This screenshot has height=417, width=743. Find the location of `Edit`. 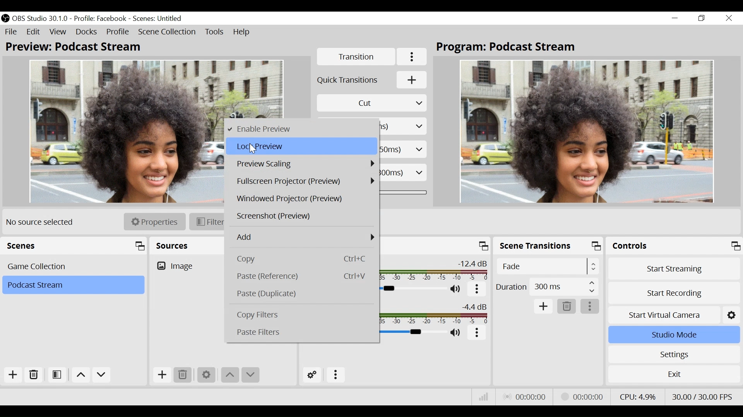

Edit is located at coordinates (34, 32).